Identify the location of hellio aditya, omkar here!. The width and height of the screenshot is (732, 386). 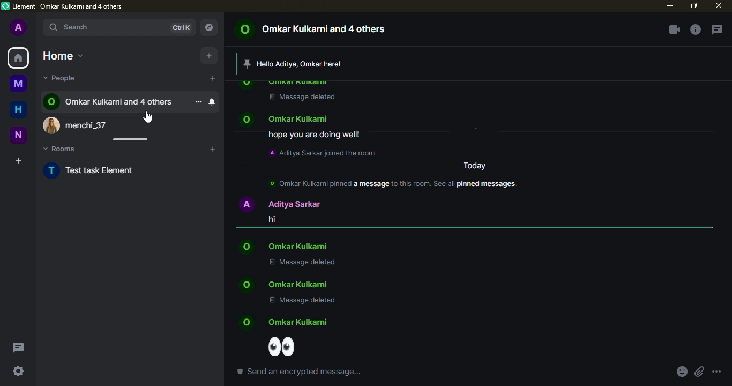
(301, 64).